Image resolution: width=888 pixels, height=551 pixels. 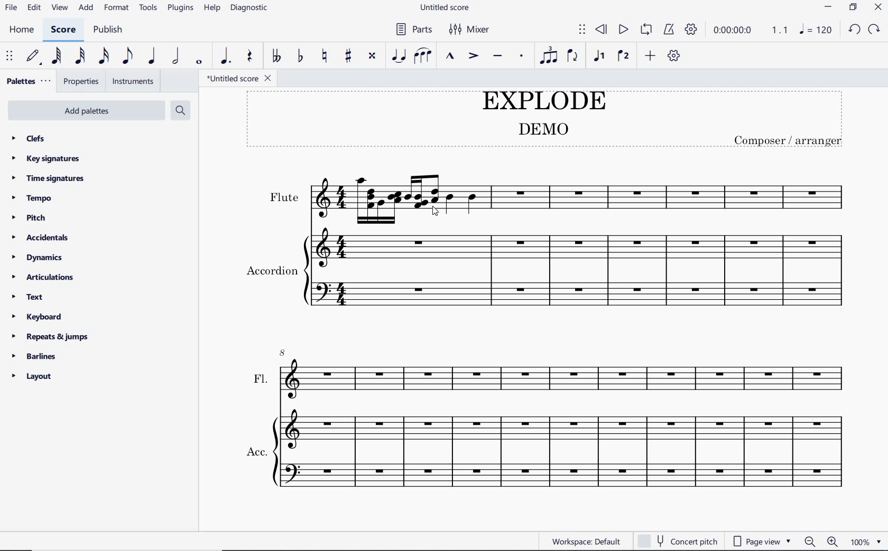 What do you see at coordinates (621, 56) in the screenshot?
I see `voice 2` at bounding box center [621, 56].